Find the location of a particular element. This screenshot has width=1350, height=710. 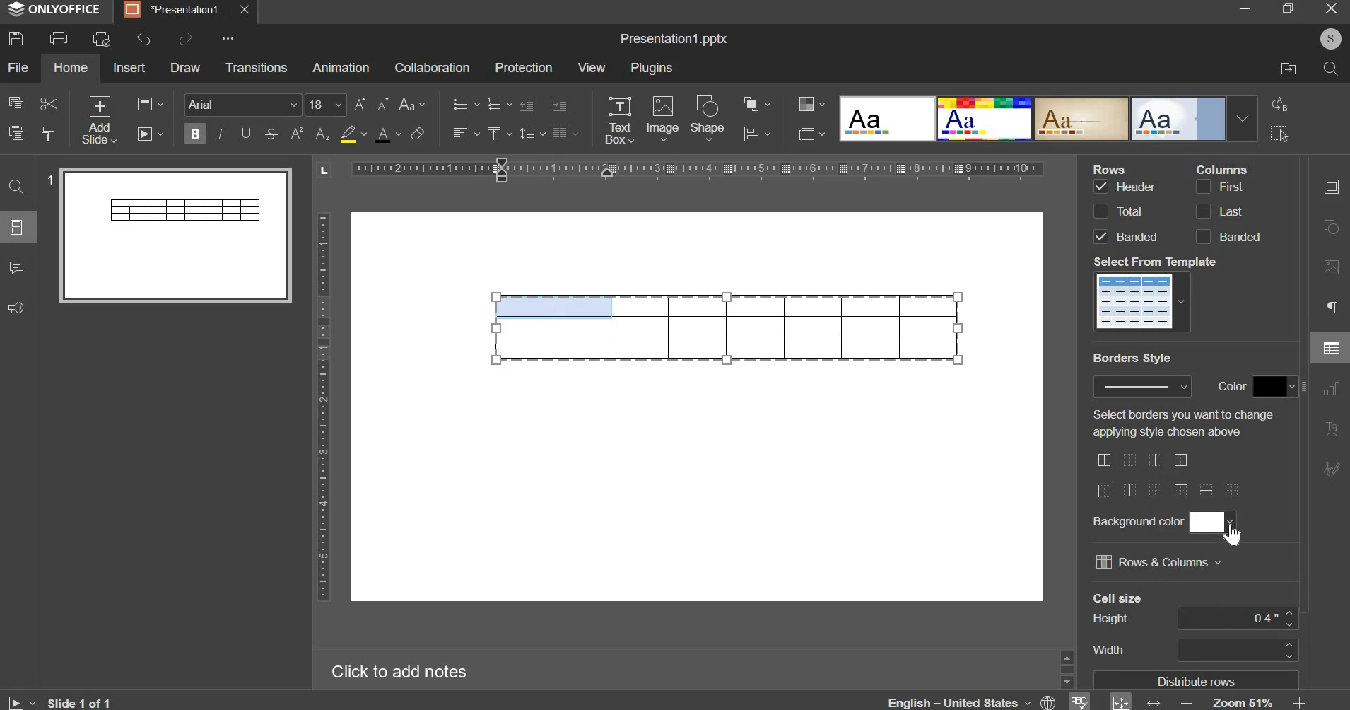

border style is located at coordinates (1142, 386).